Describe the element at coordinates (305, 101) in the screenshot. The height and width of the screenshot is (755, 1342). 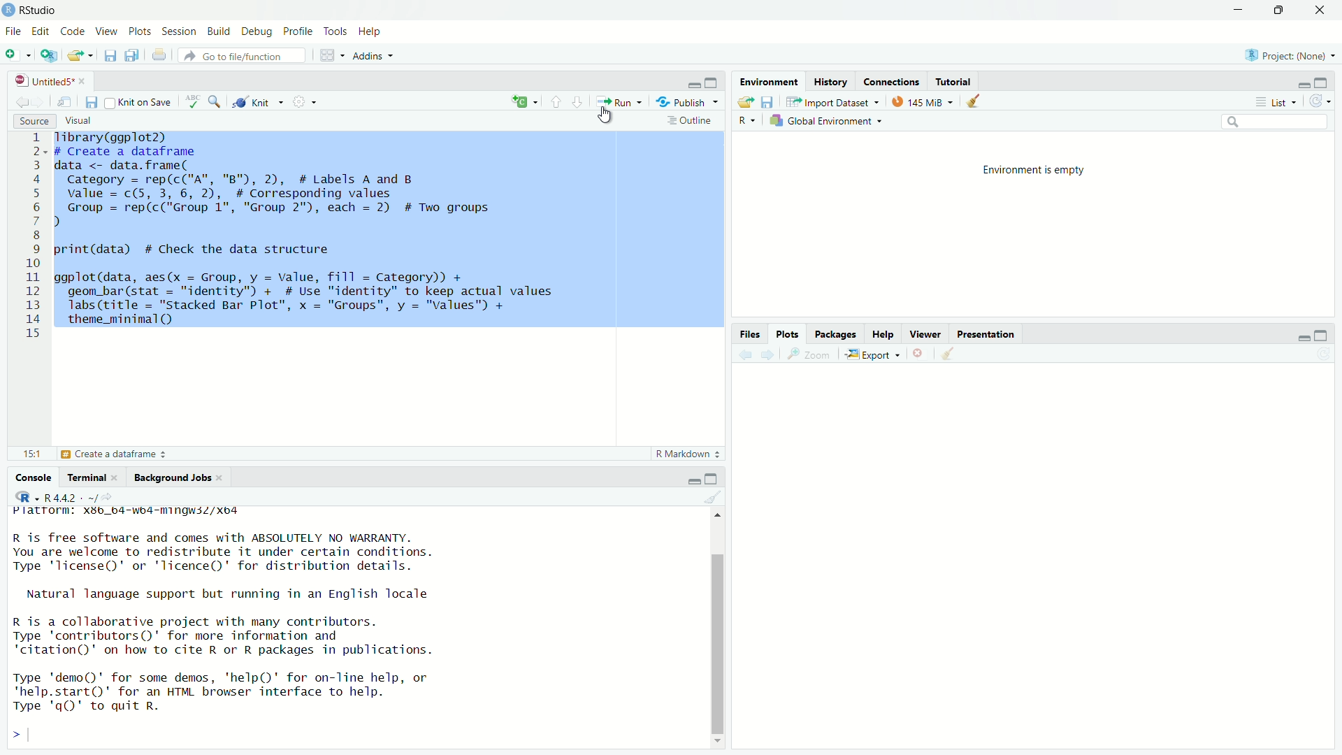
I see `Settings` at that location.